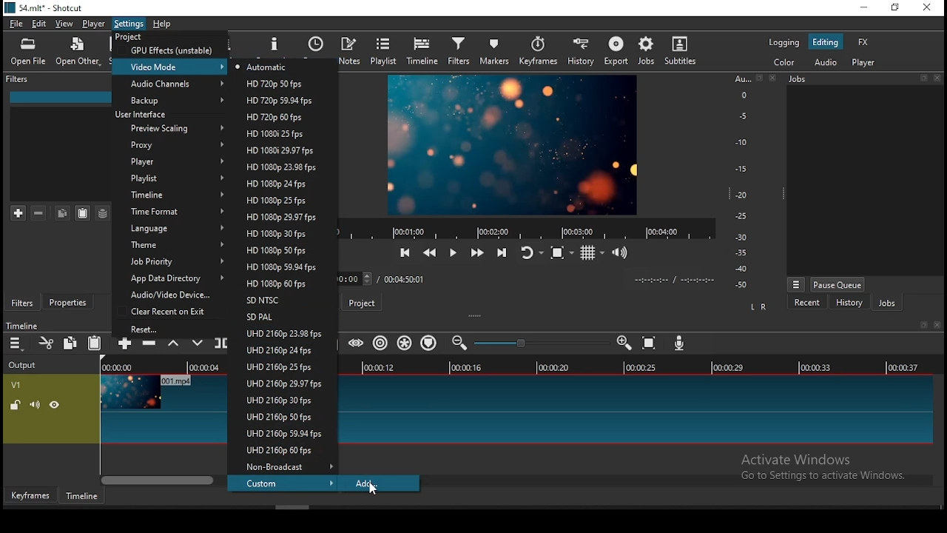  Describe the element at coordinates (283, 249) in the screenshot. I see `resolution option` at that location.